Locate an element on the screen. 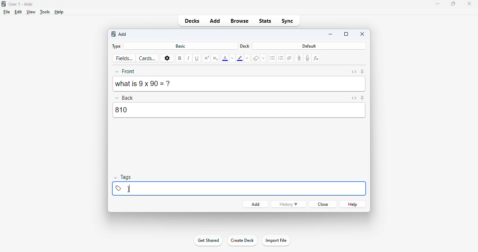 Image resolution: width=478 pixels, height=252 pixels. decks is located at coordinates (192, 21).